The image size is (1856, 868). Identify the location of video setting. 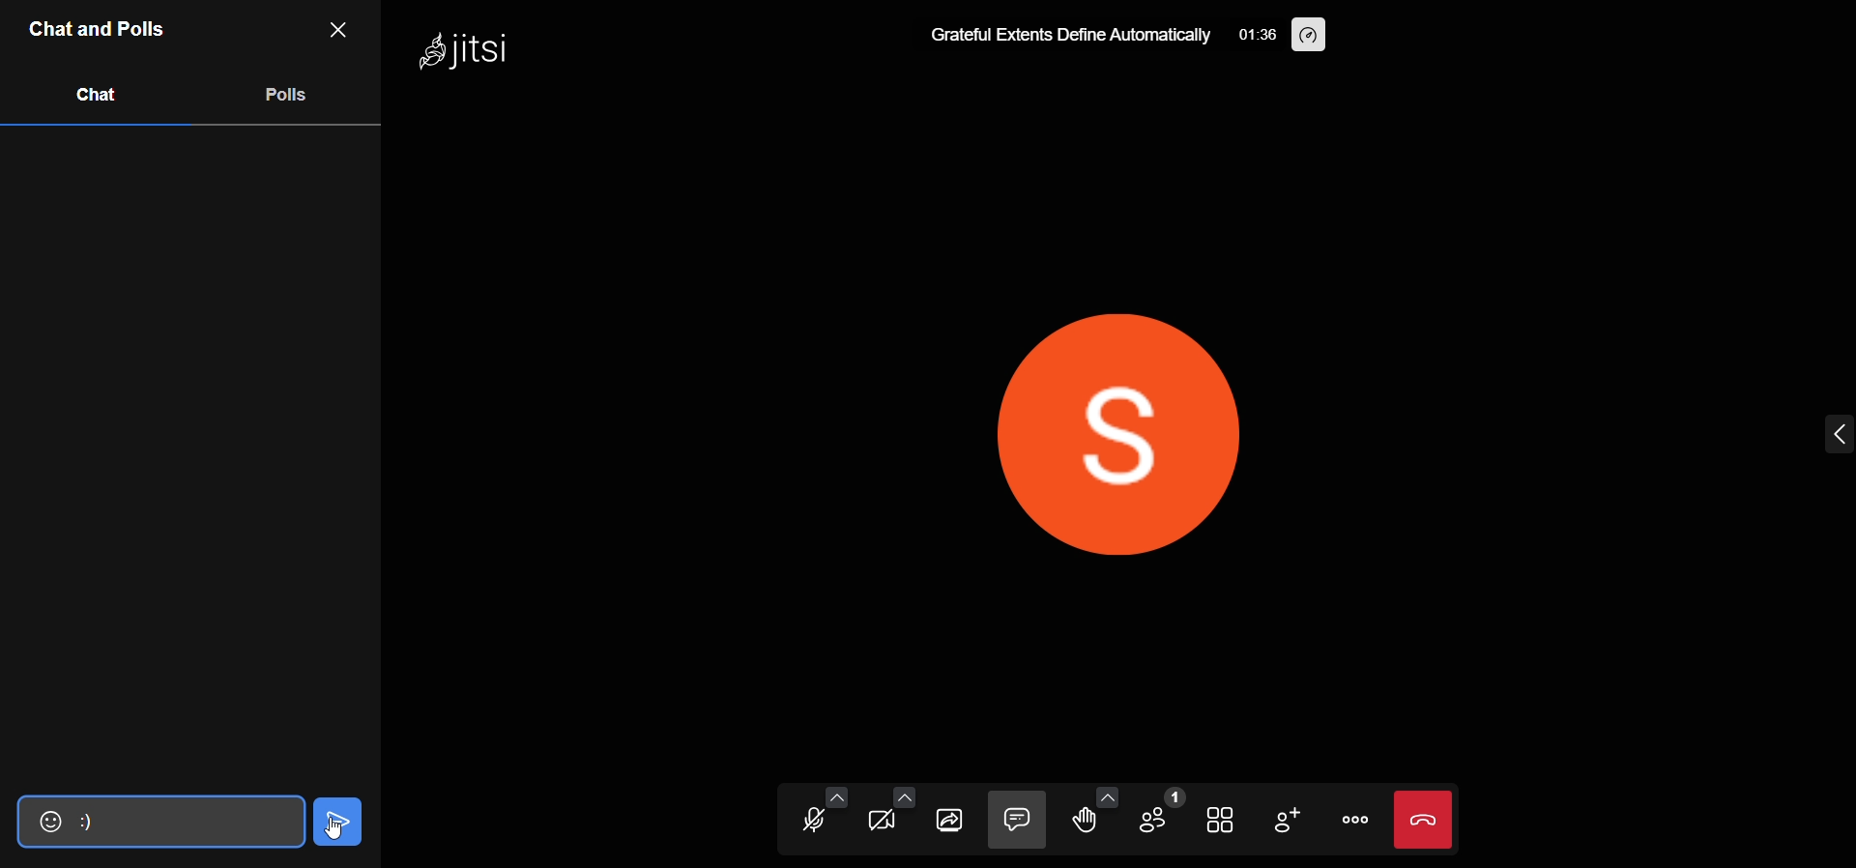
(904, 796).